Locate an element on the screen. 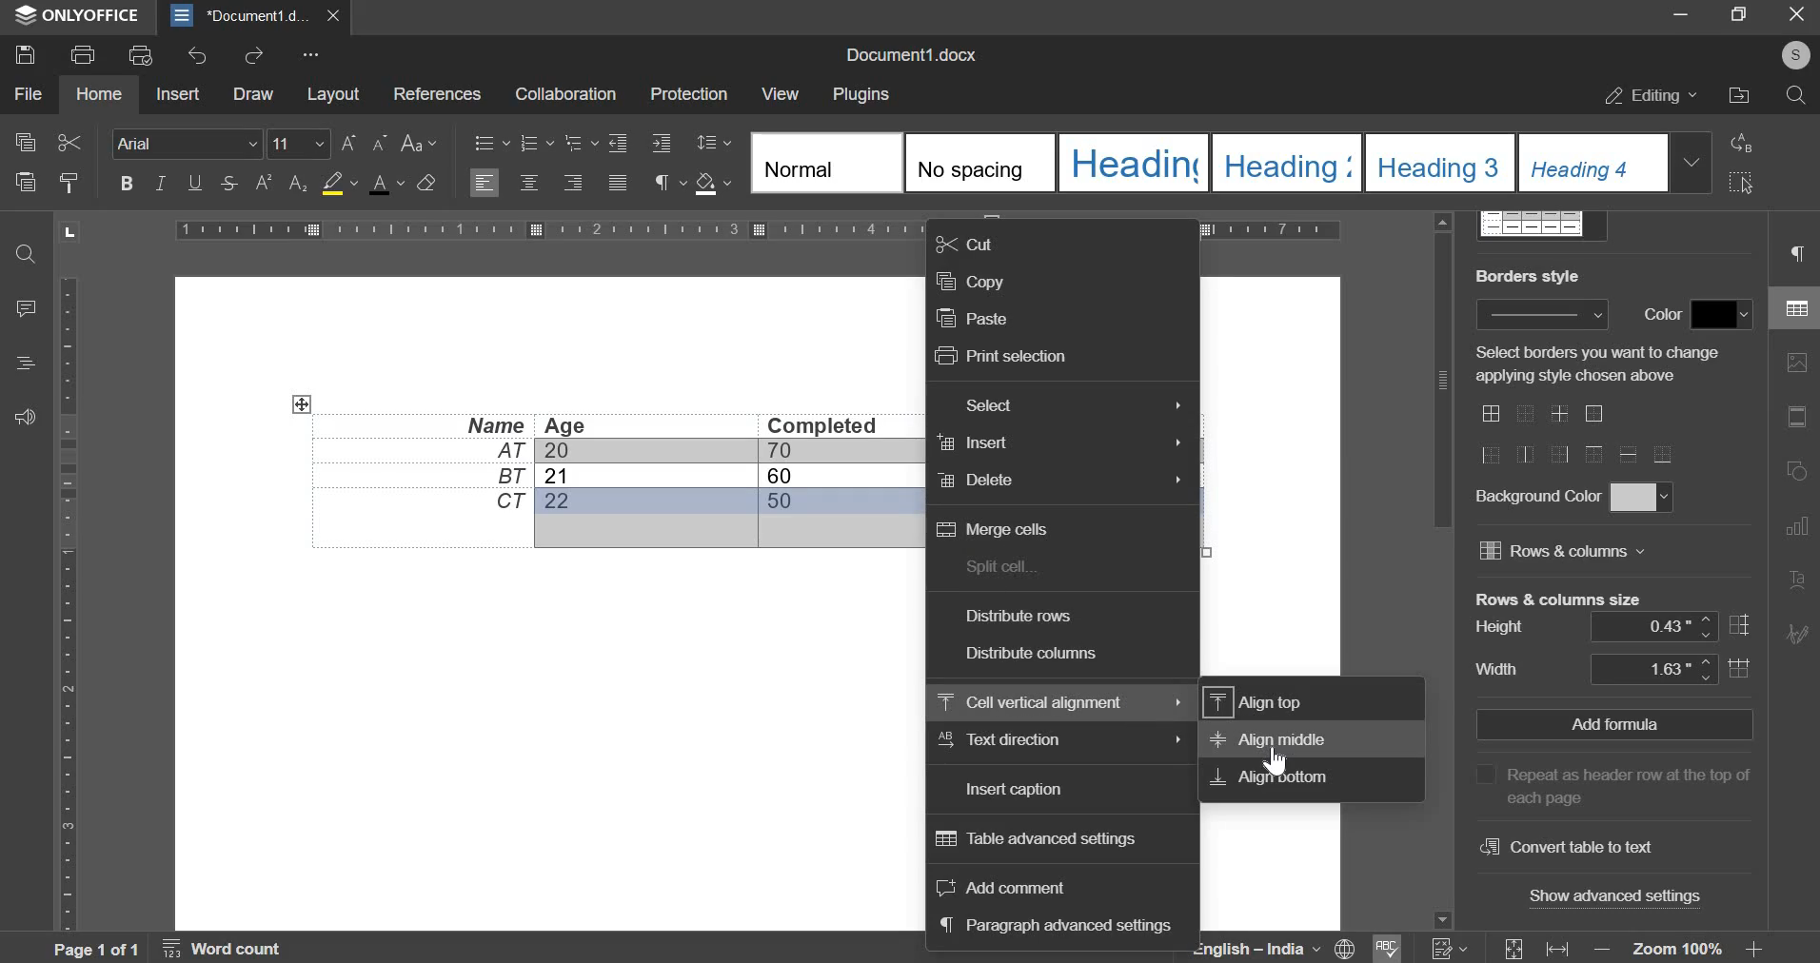 This screenshot has width=1820, height=963. Word count is located at coordinates (234, 948).